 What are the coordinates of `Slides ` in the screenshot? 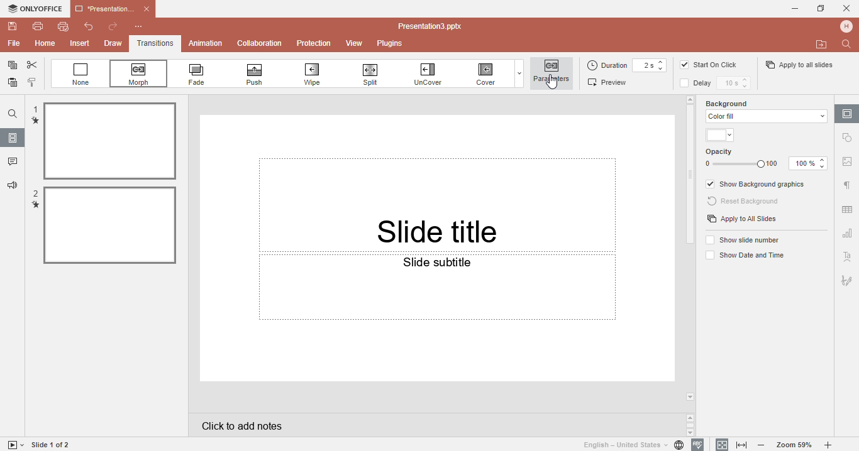 It's located at (13, 138).